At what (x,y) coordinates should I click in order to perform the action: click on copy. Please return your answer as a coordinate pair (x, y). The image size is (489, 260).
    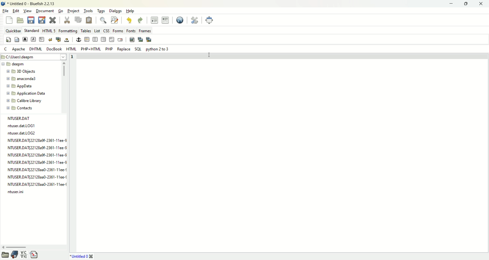
    Looking at the image, I should click on (78, 20).